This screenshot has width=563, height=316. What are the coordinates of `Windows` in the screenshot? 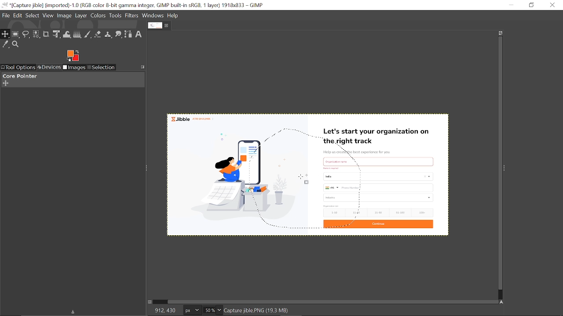 It's located at (153, 15).